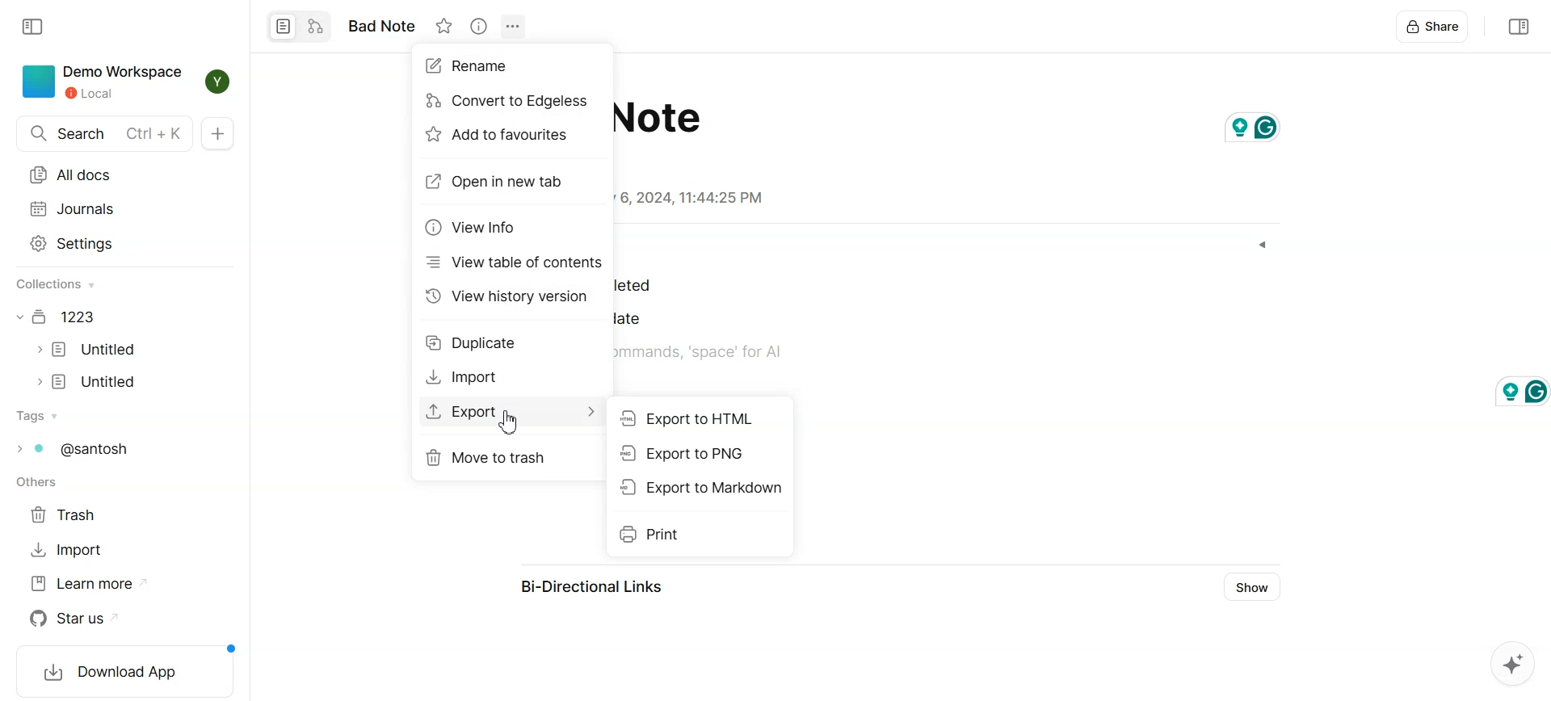 The height and width of the screenshot is (701, 1551). Describe the element at coordinates (1434, 28) in the screenshot. I see `Share` at that location.